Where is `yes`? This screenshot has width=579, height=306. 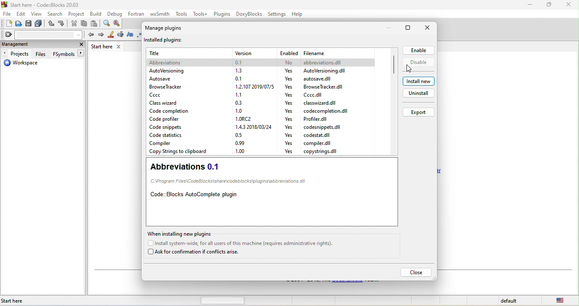 yes is located at coordinates (291, 79).